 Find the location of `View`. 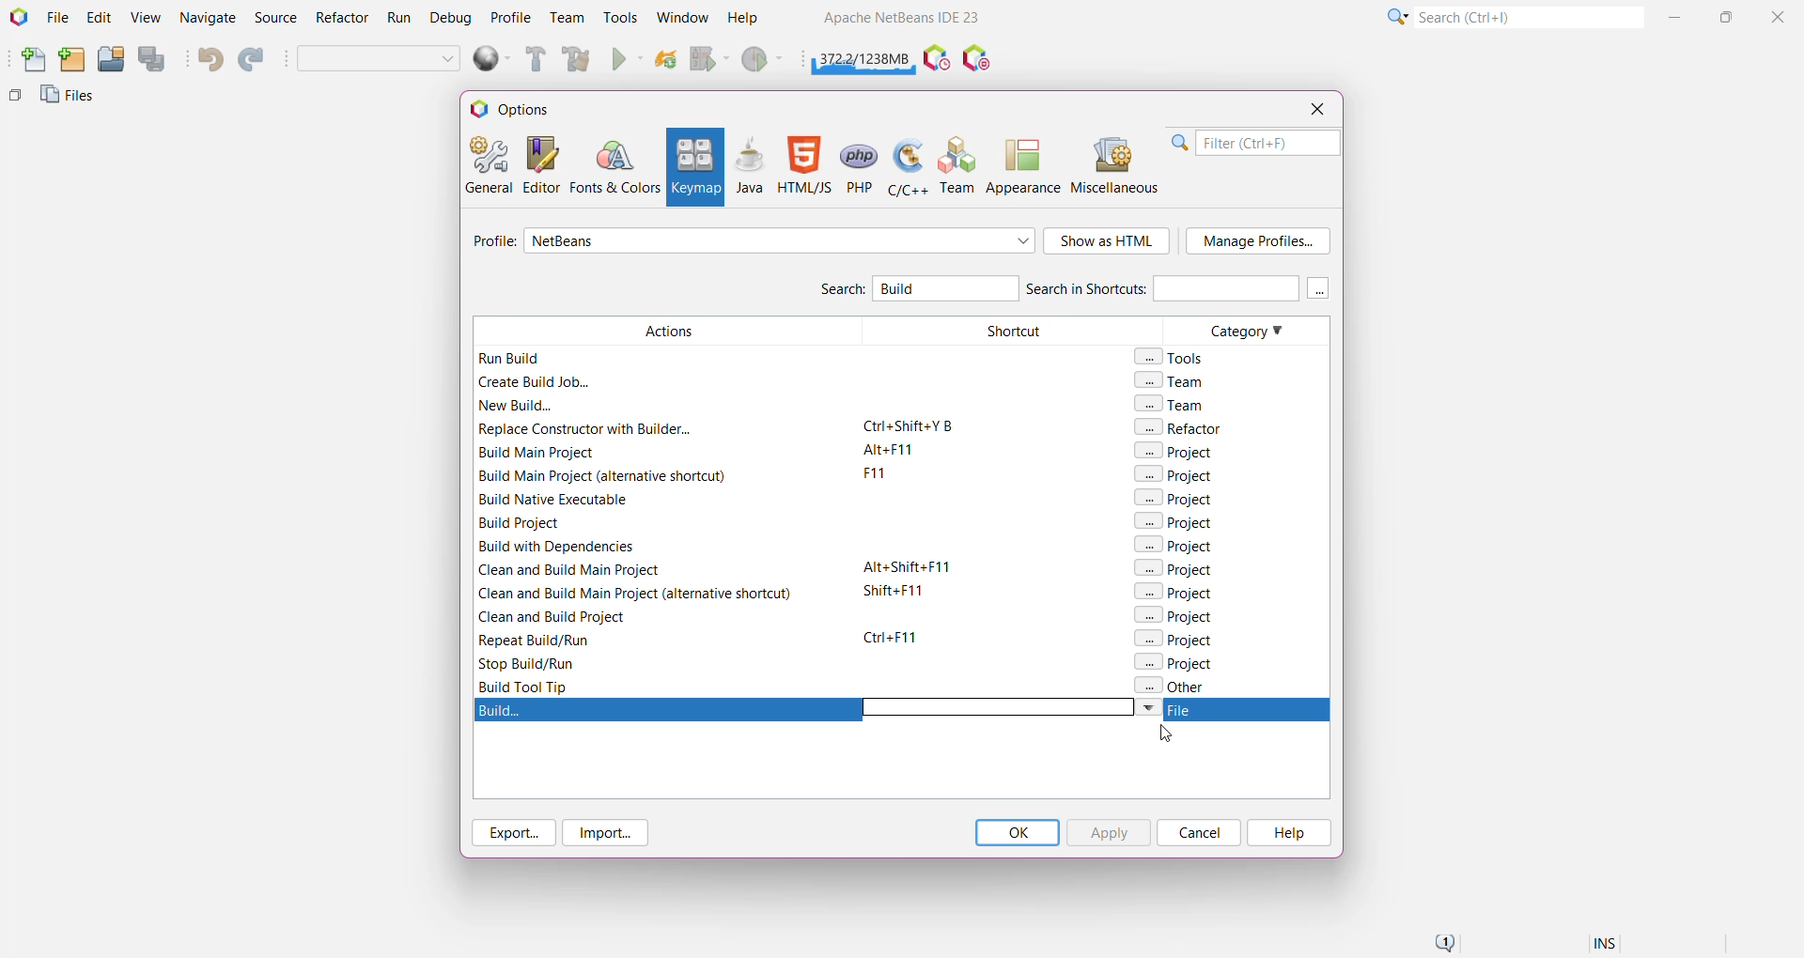

View is located at coordinates (145, 19).